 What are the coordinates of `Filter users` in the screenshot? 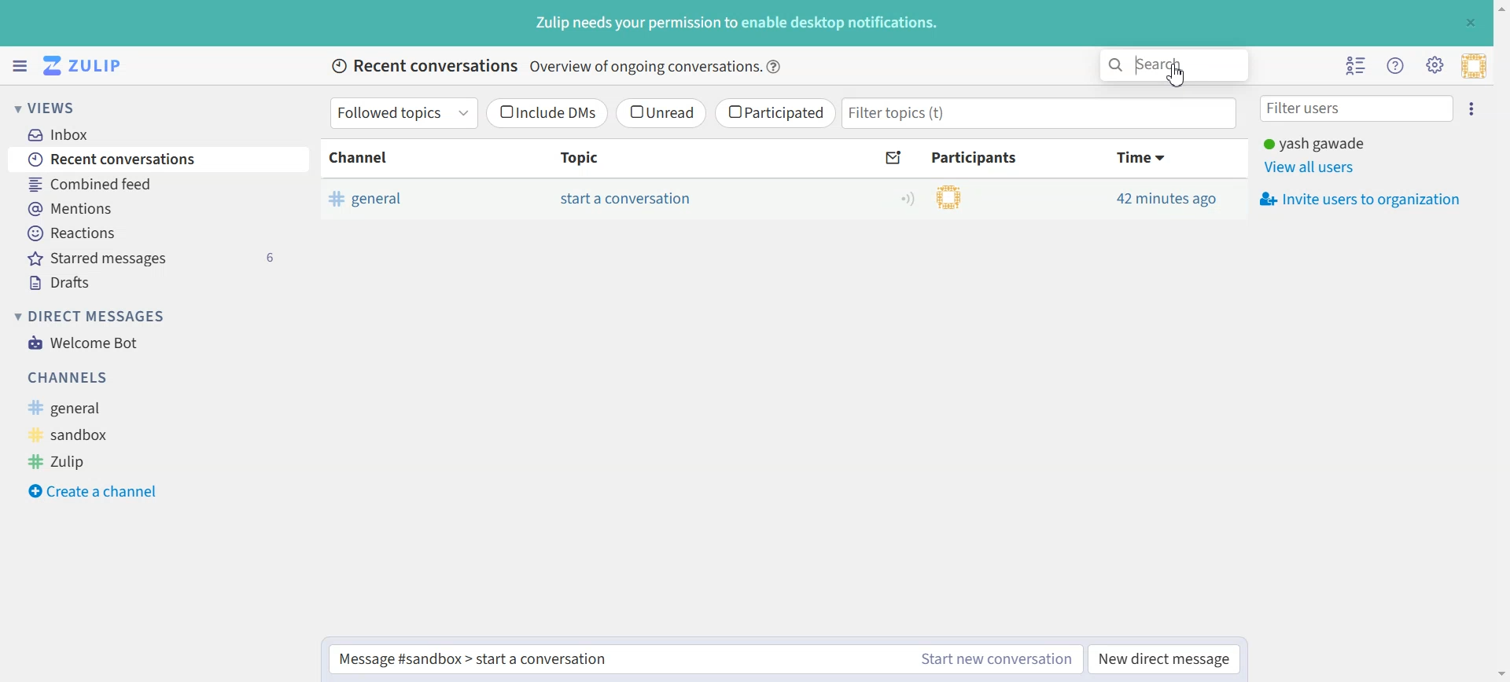 It's located at (1357, 110).